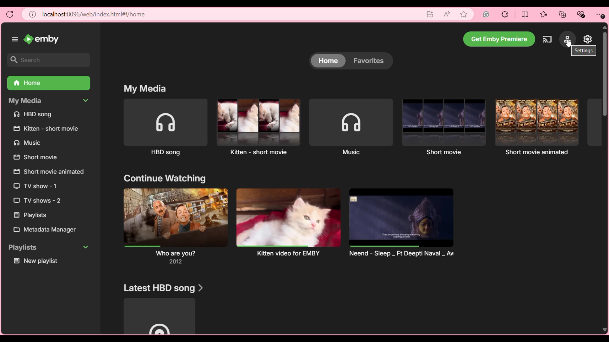  I want to click on continue watching, so click(162, 179).